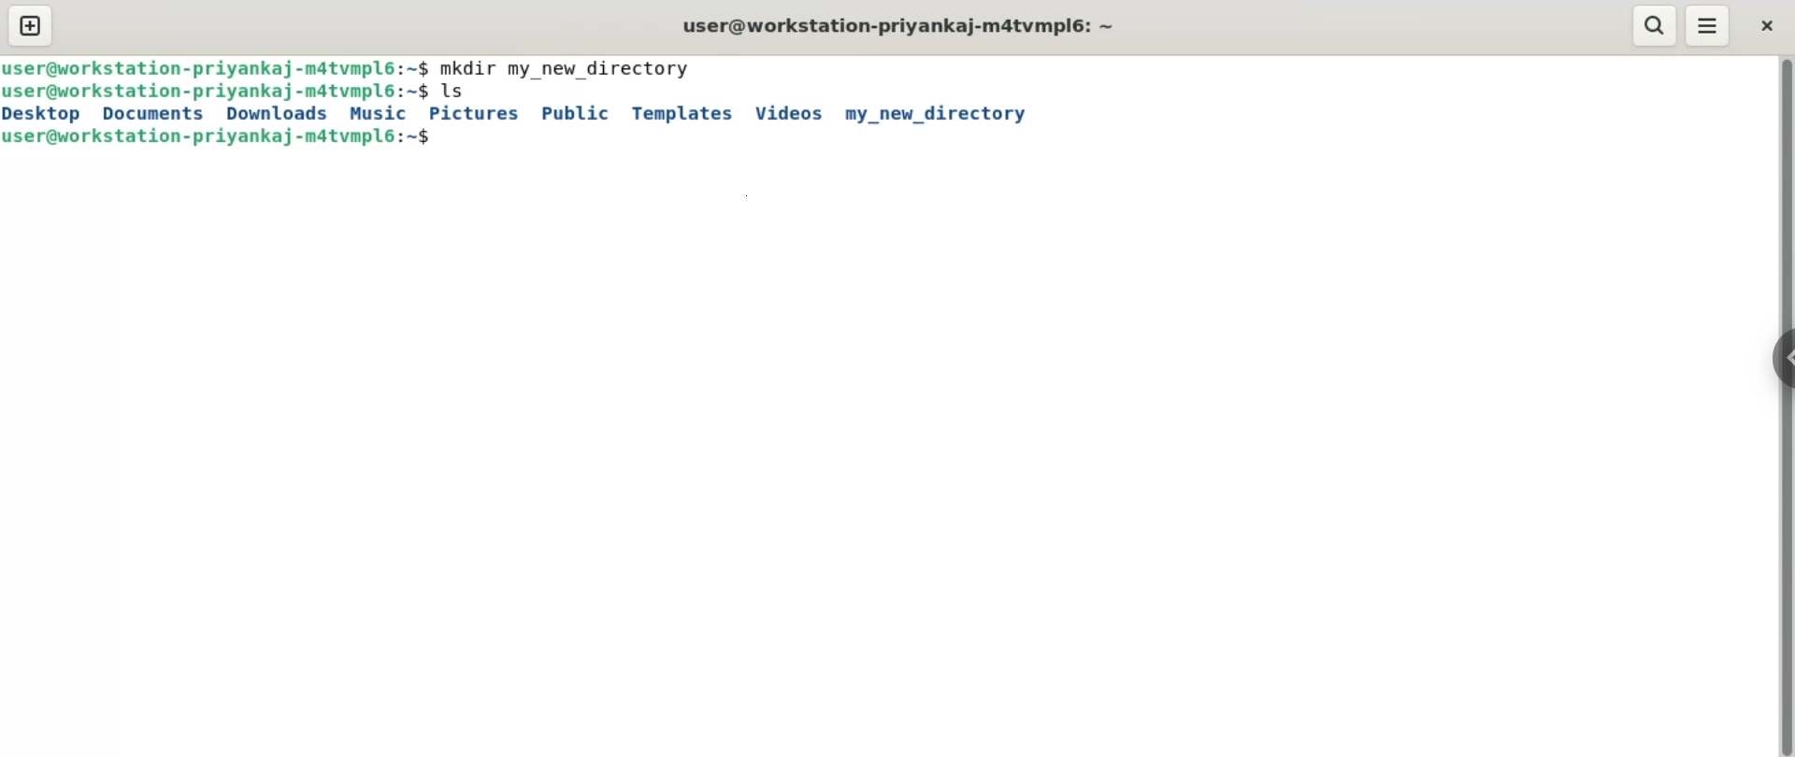  What do you see at coordinates (153, 113) in the screenshot?
I see `documents` at bounding box center [153, 113].